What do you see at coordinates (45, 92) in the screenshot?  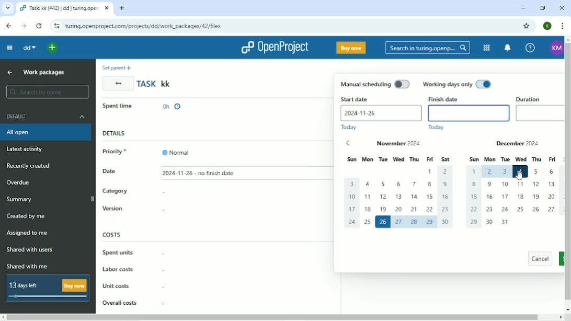 I see `Search by name` at bounding box center [45, 92].